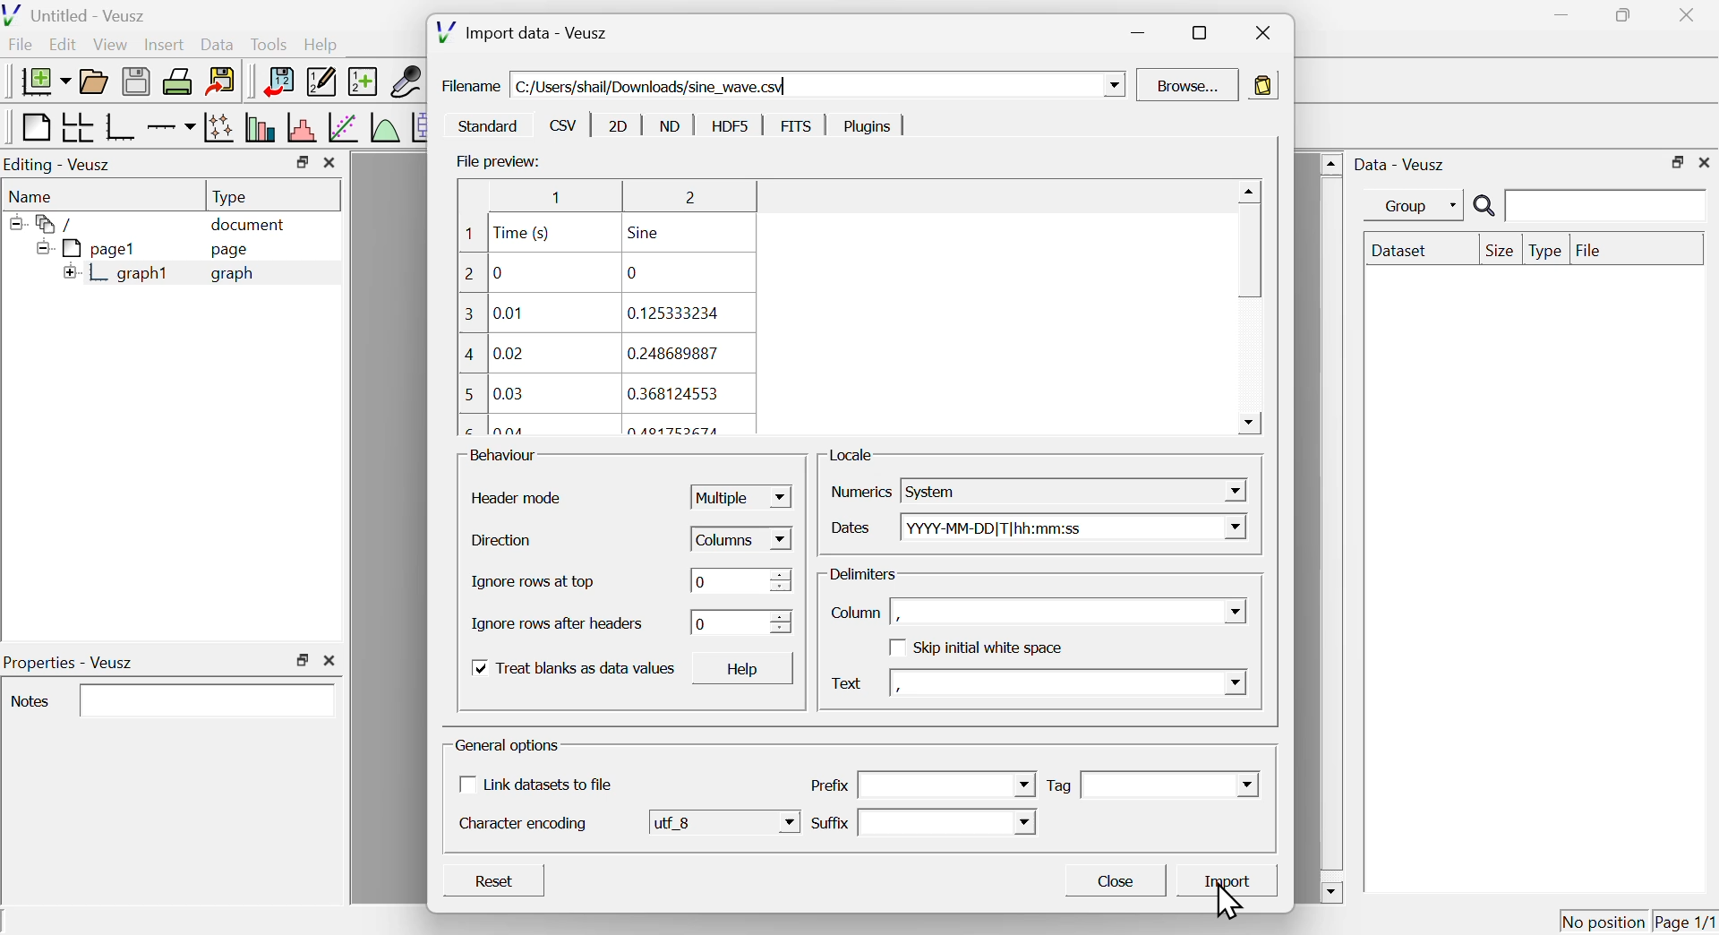  What do you see at coordinates (485, 127) in the screenshot?
I see `Standard` at bounding box center [485, 127].